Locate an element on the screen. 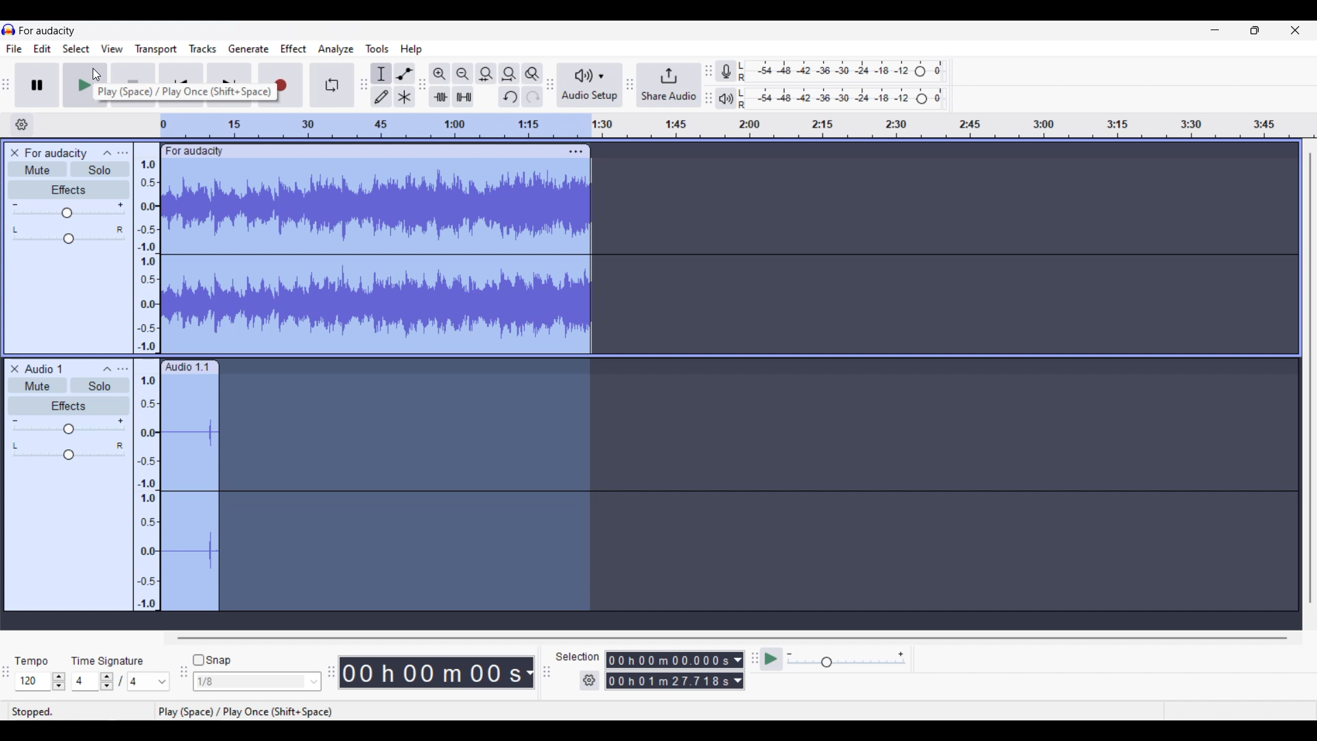 The height and width of the screenshot is (741, 1317). Edit is located at coordinates (43, 49).